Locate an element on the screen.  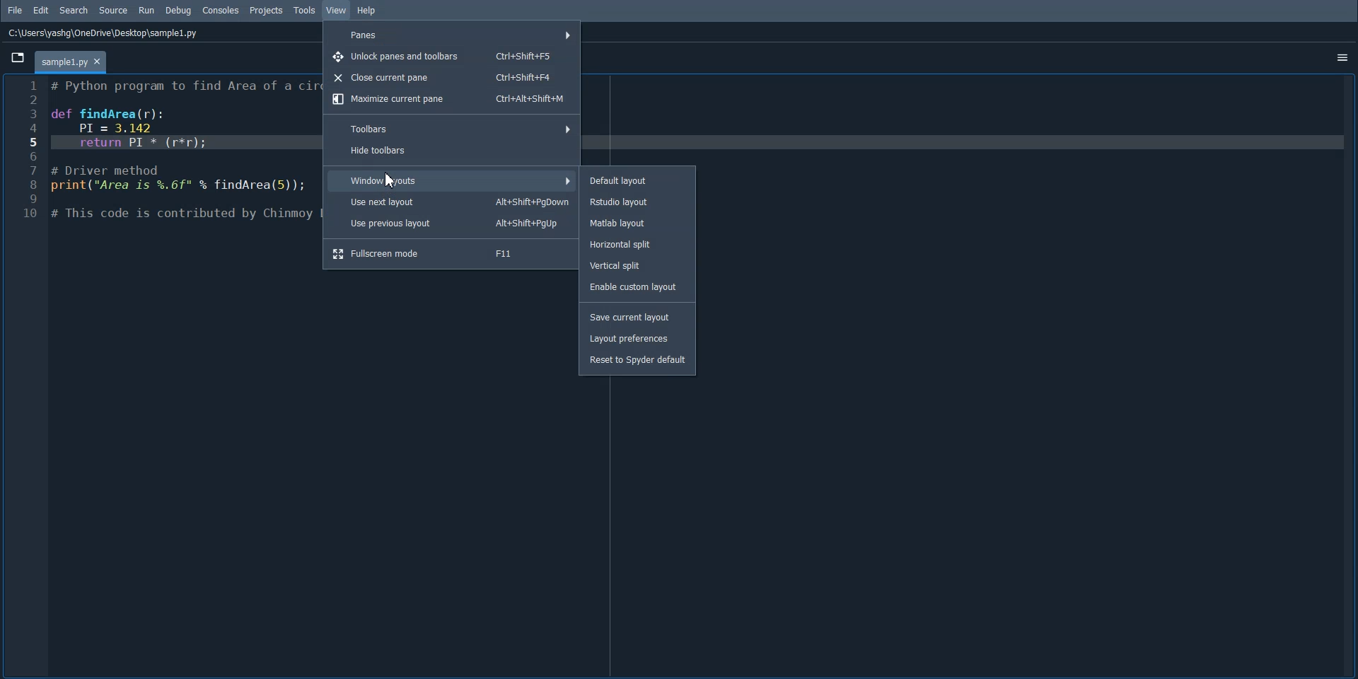
Edit is located at coordinates (42, 10).